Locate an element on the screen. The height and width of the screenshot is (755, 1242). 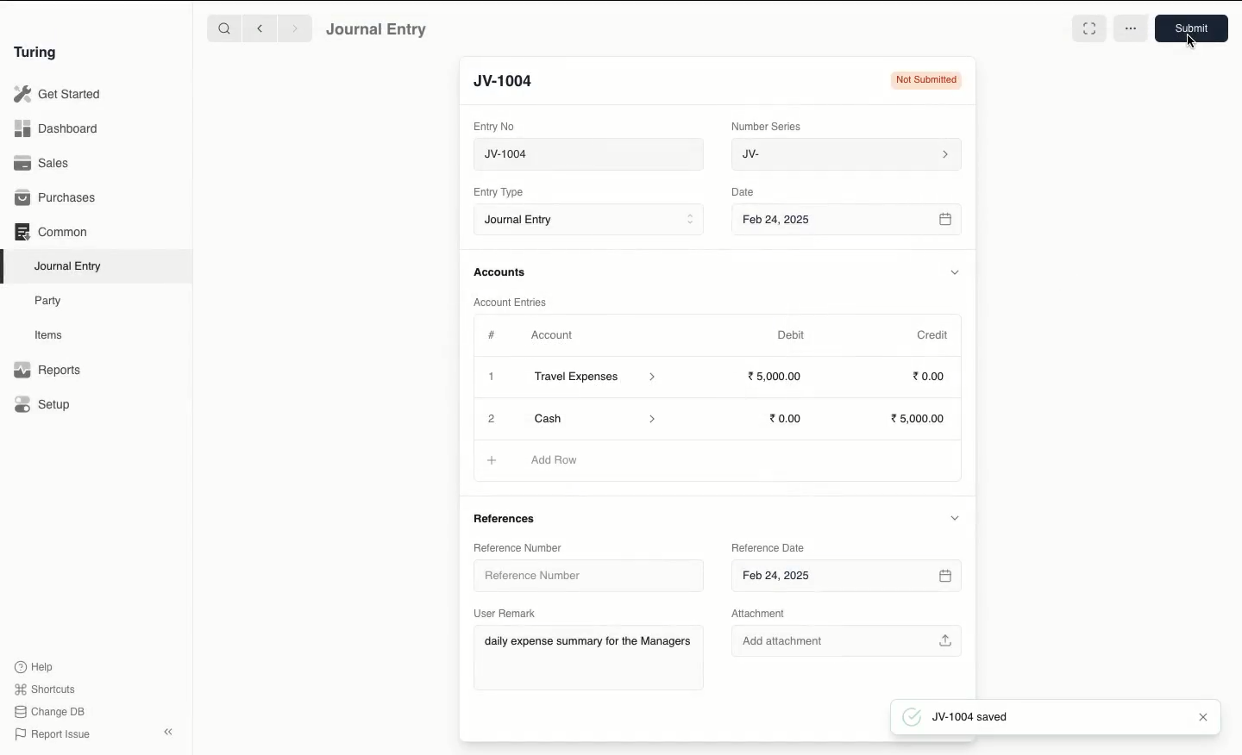
User Remark is located at coordinates (505, 613).